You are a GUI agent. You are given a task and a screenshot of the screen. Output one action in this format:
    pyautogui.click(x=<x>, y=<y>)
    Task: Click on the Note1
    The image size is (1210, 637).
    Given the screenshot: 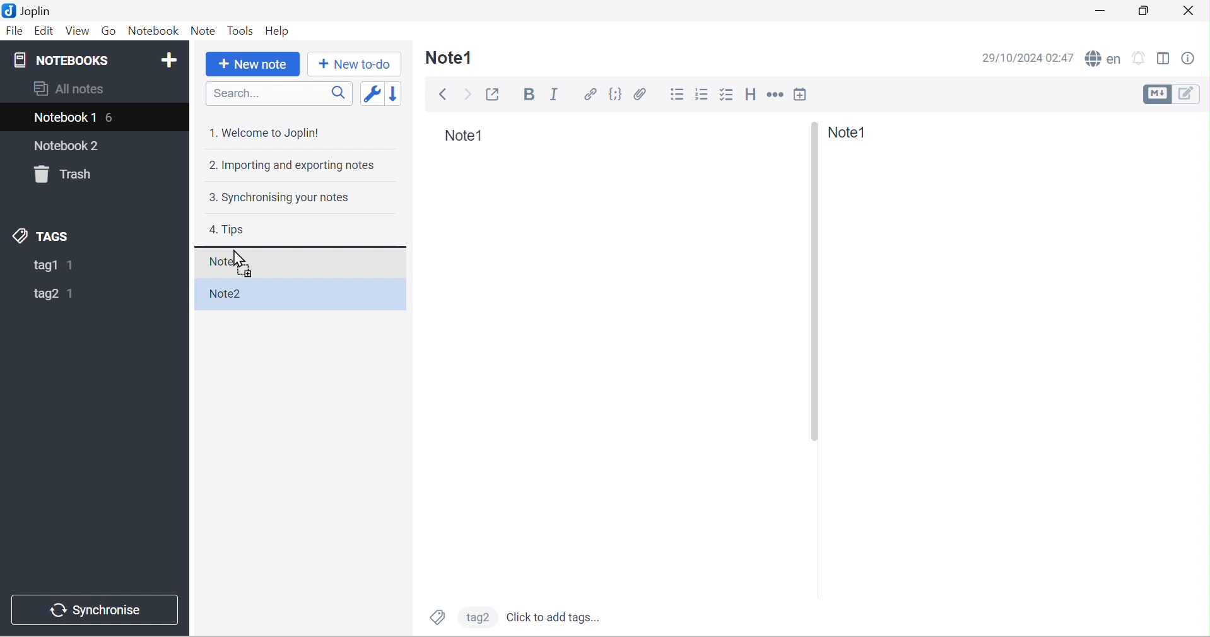 What is the action you would take?
    pyautogui.click(x=850, y=134)
    